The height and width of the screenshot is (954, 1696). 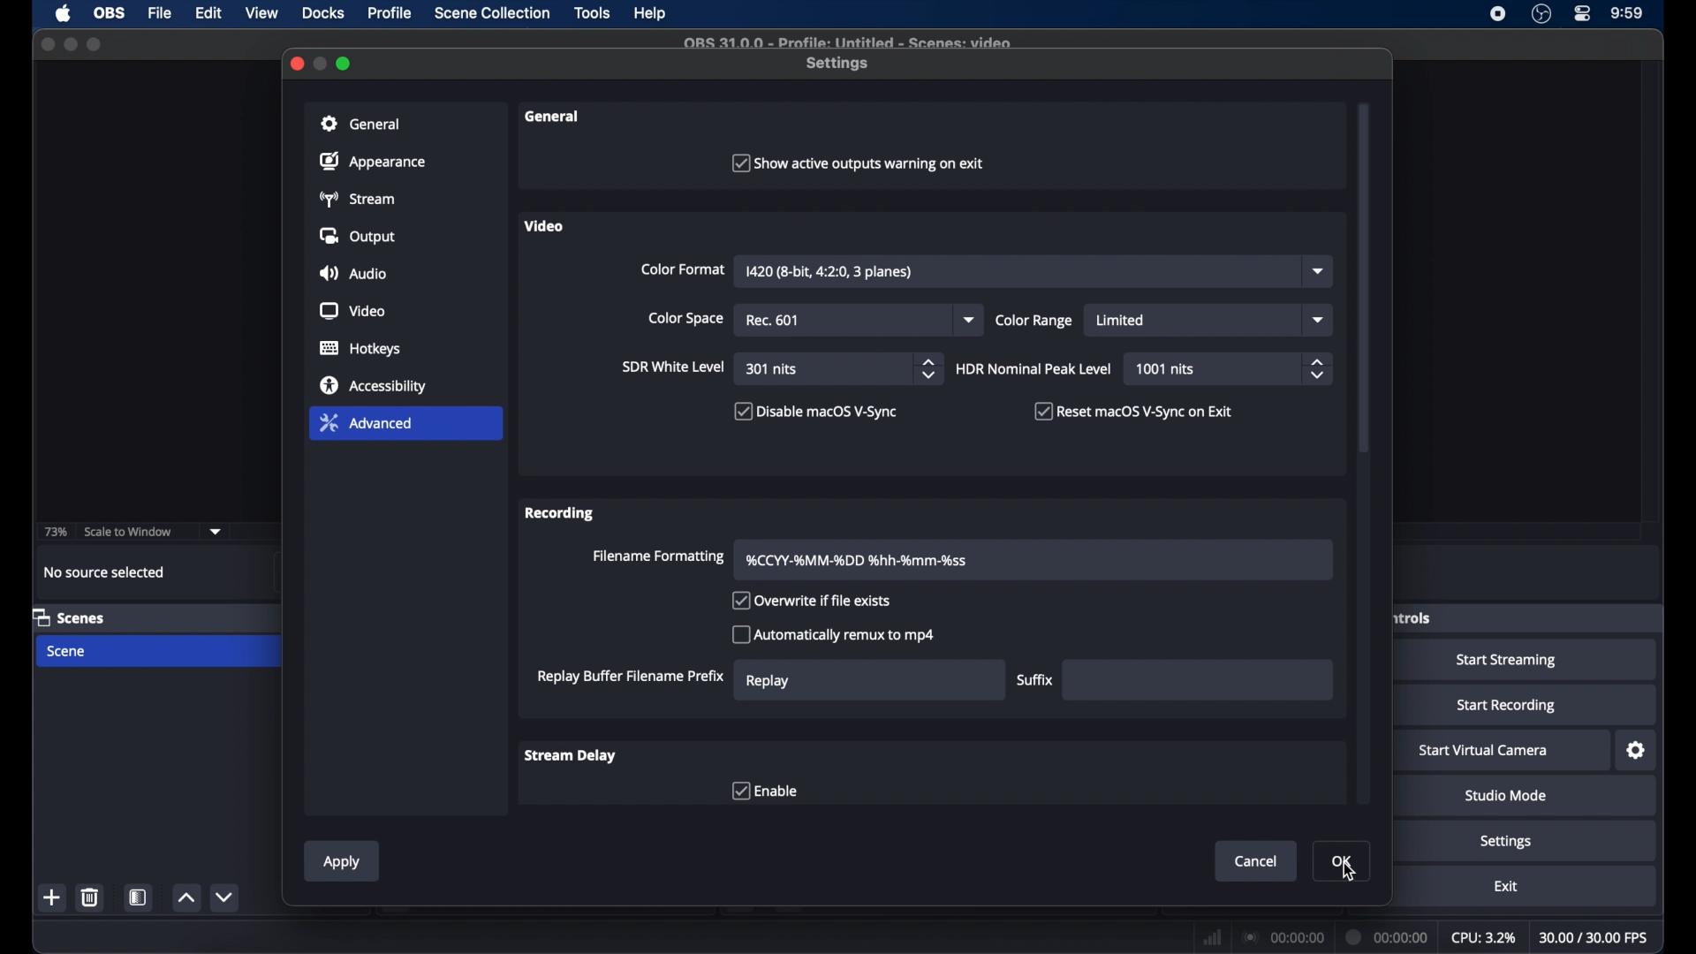 I want to click on start streaming, so click(x=1507, y=660).